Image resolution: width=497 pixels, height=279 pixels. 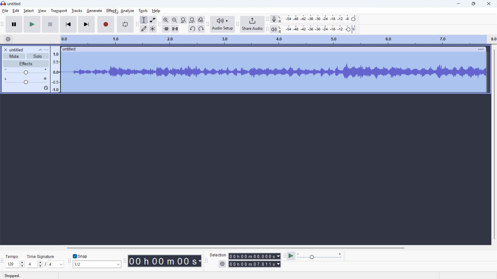 What do you see at coordinates (81, 256) in the screenshot?
I see `Toggle snap ` at bounding box center [81, 256].